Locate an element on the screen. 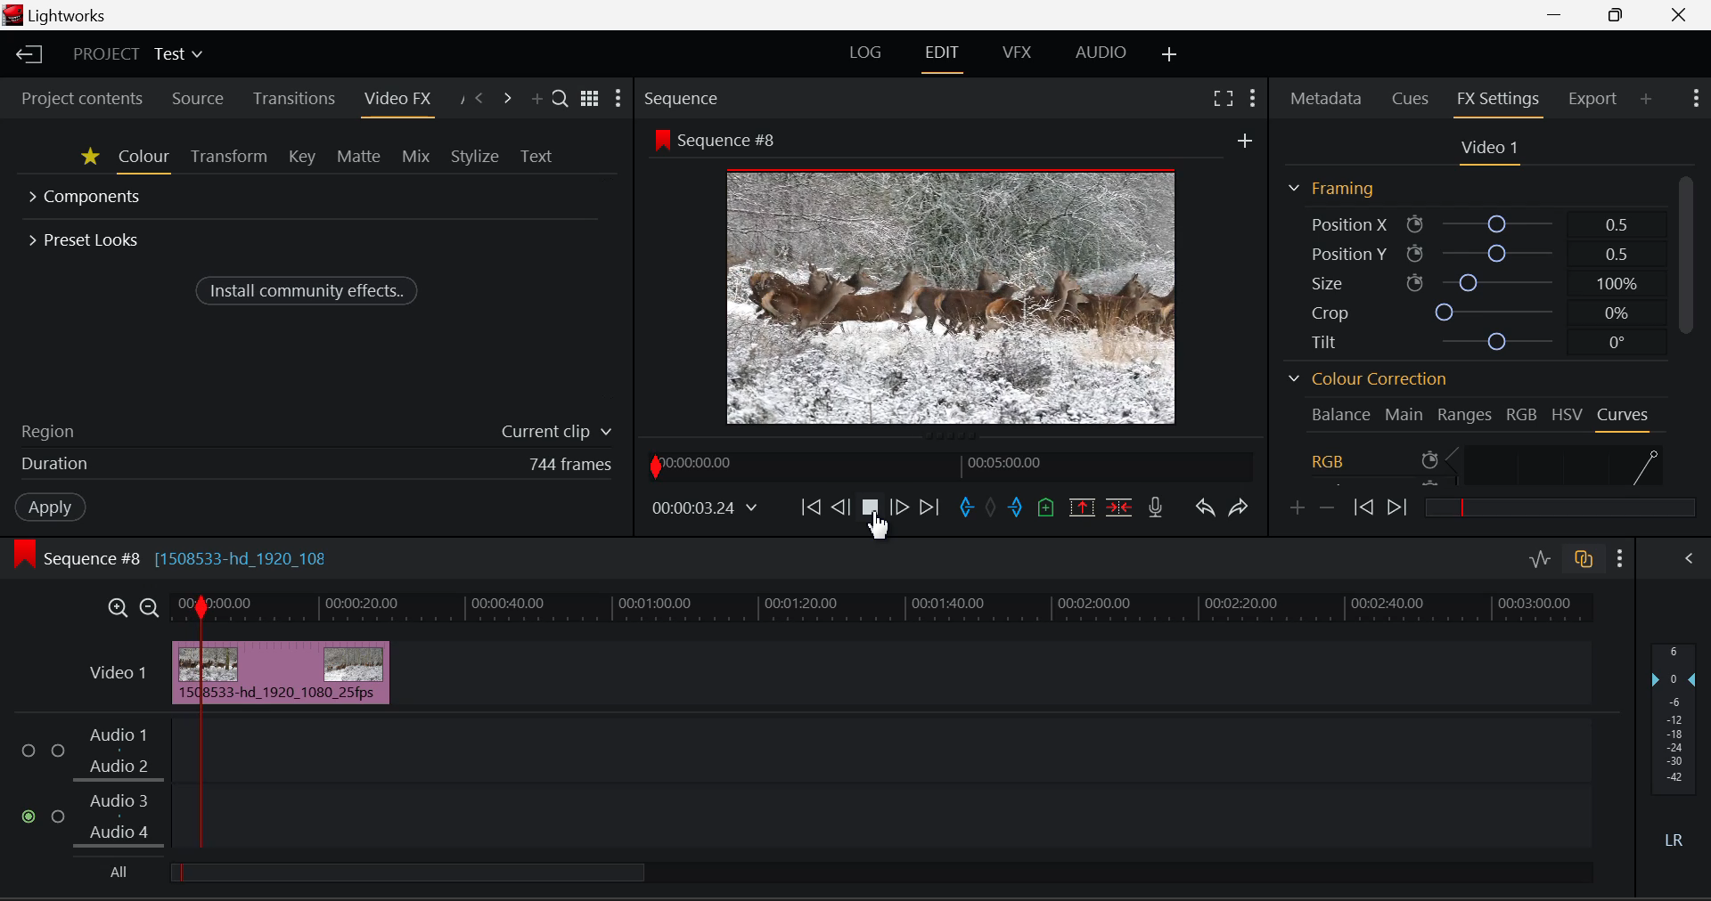 Image resolution: width=1711 pixels, height=901 pixels. Size is located at coordinates (1469, 282).